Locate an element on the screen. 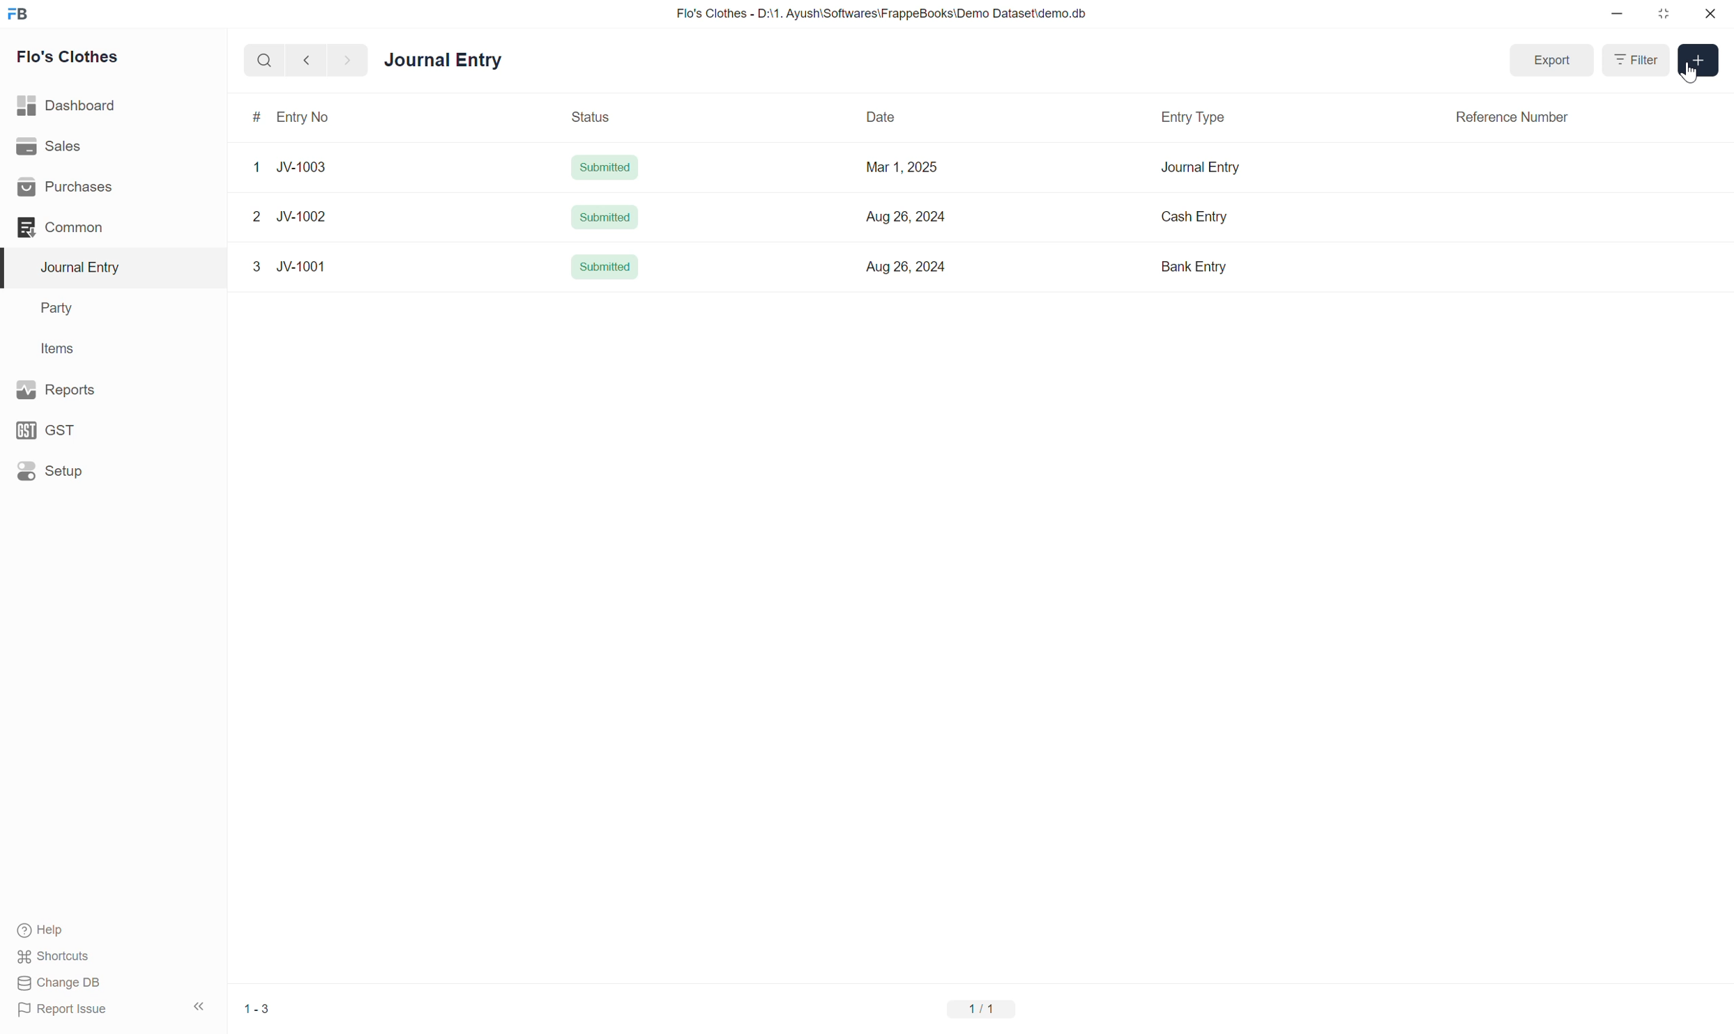 Image resolution: width=1734 pixels, height=1034 pixels. Shortcuts is located at coordinates (59, 957).